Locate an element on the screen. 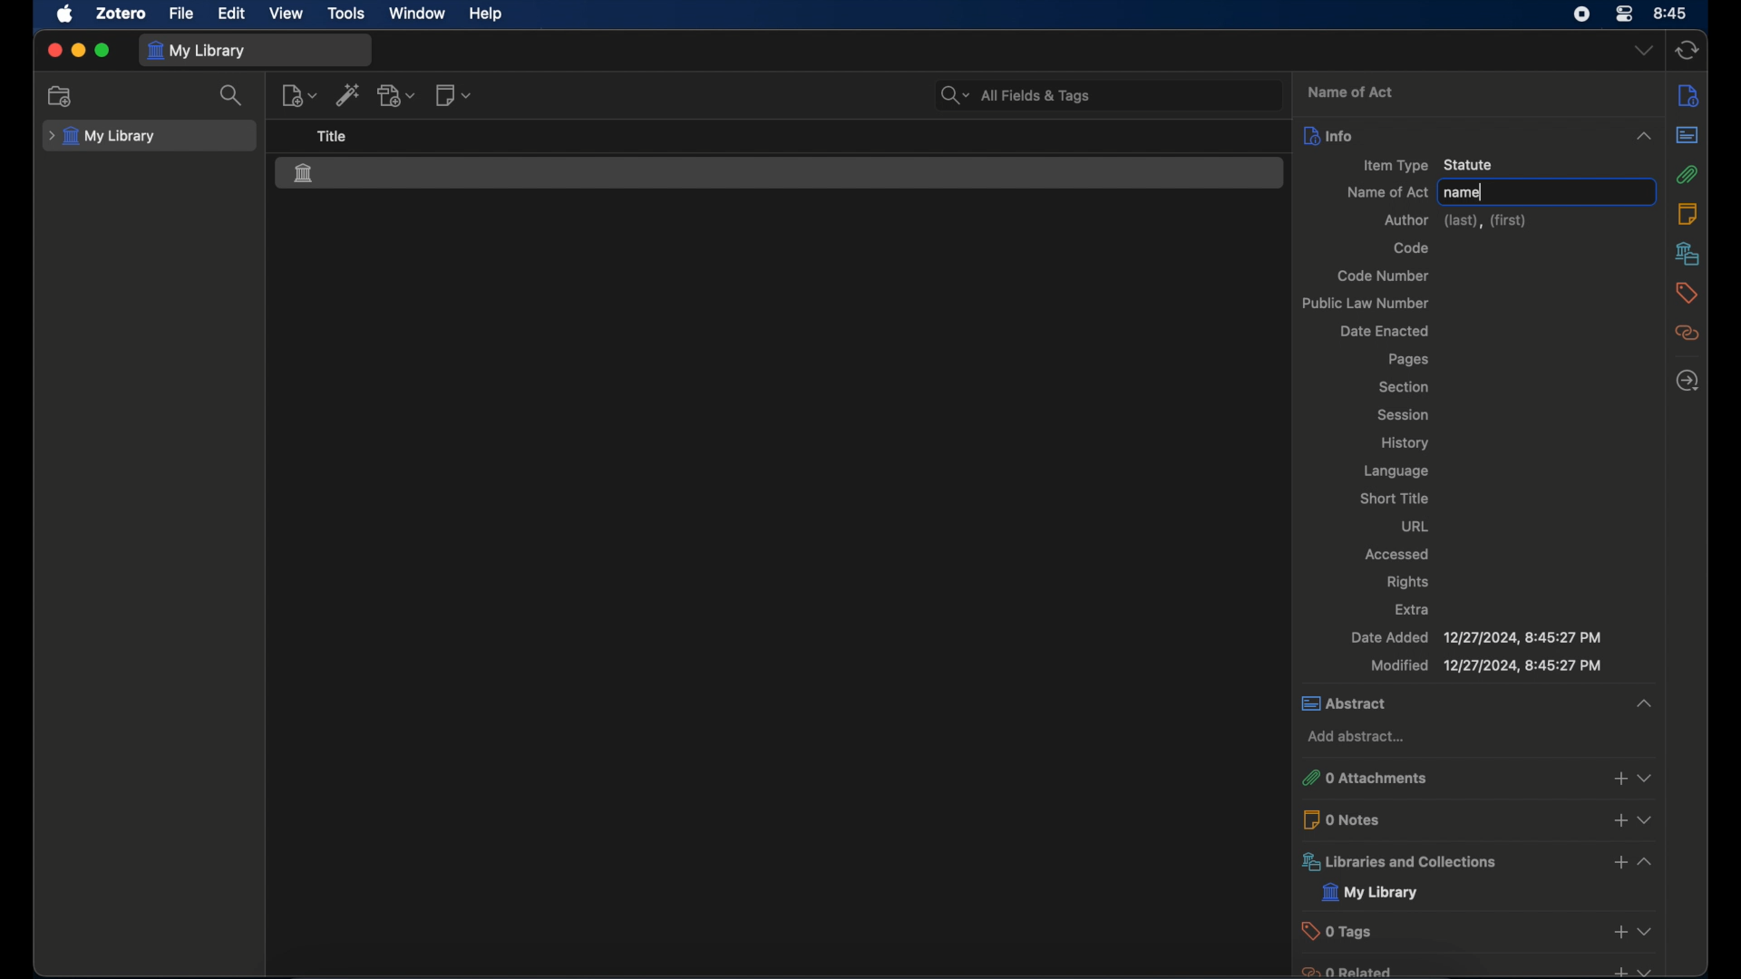 This screenshot has width=1741, height=979. collapse is located at coordinates (1641, 706).